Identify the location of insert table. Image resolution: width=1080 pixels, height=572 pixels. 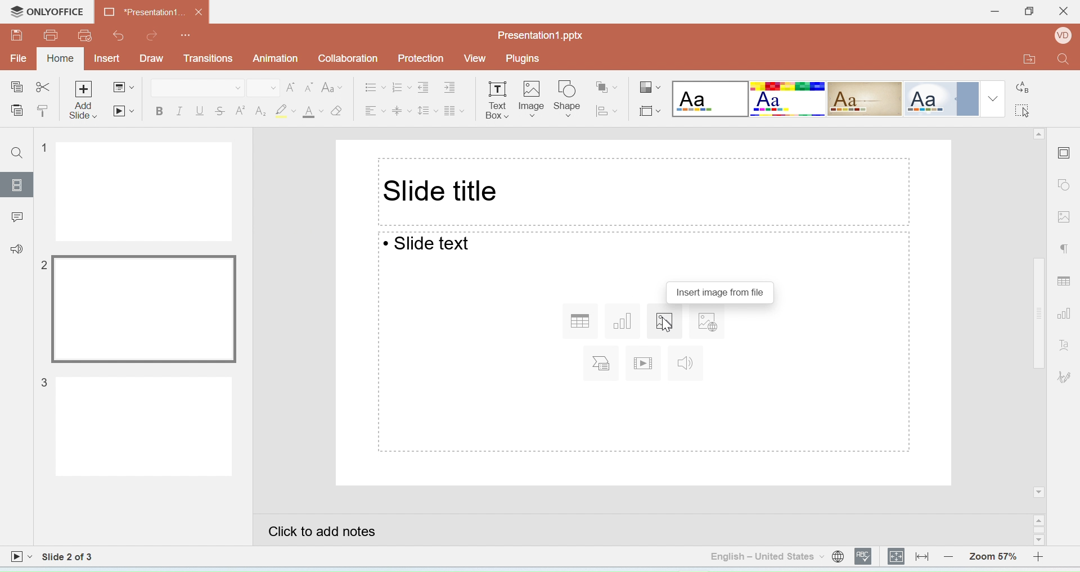
(578, 321).